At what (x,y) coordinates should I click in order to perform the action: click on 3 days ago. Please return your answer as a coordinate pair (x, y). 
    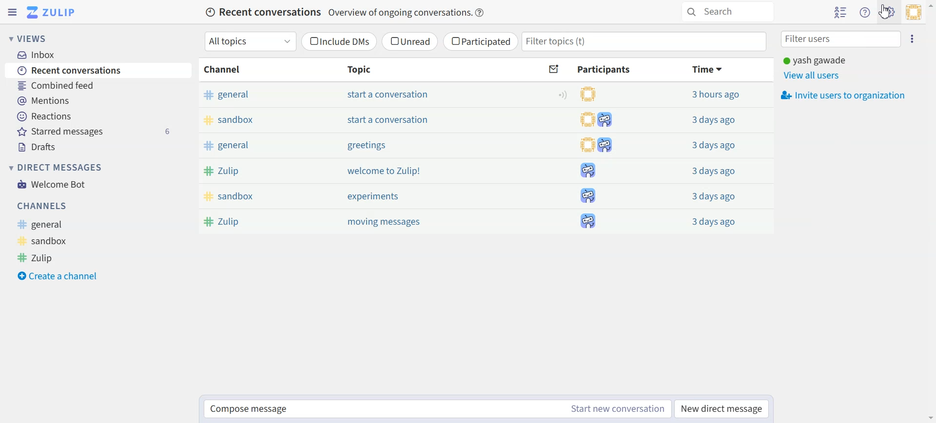
    Looking at the image, I should click on (712, 146).